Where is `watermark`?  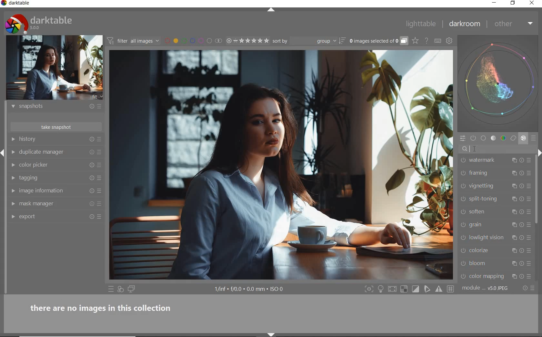
watermark is located at coordinates (489, 160).